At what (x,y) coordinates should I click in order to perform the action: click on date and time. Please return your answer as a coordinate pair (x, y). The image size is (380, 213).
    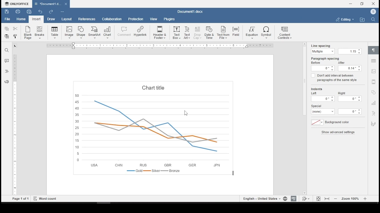
    Looking at the image, I should click on (210, 33).